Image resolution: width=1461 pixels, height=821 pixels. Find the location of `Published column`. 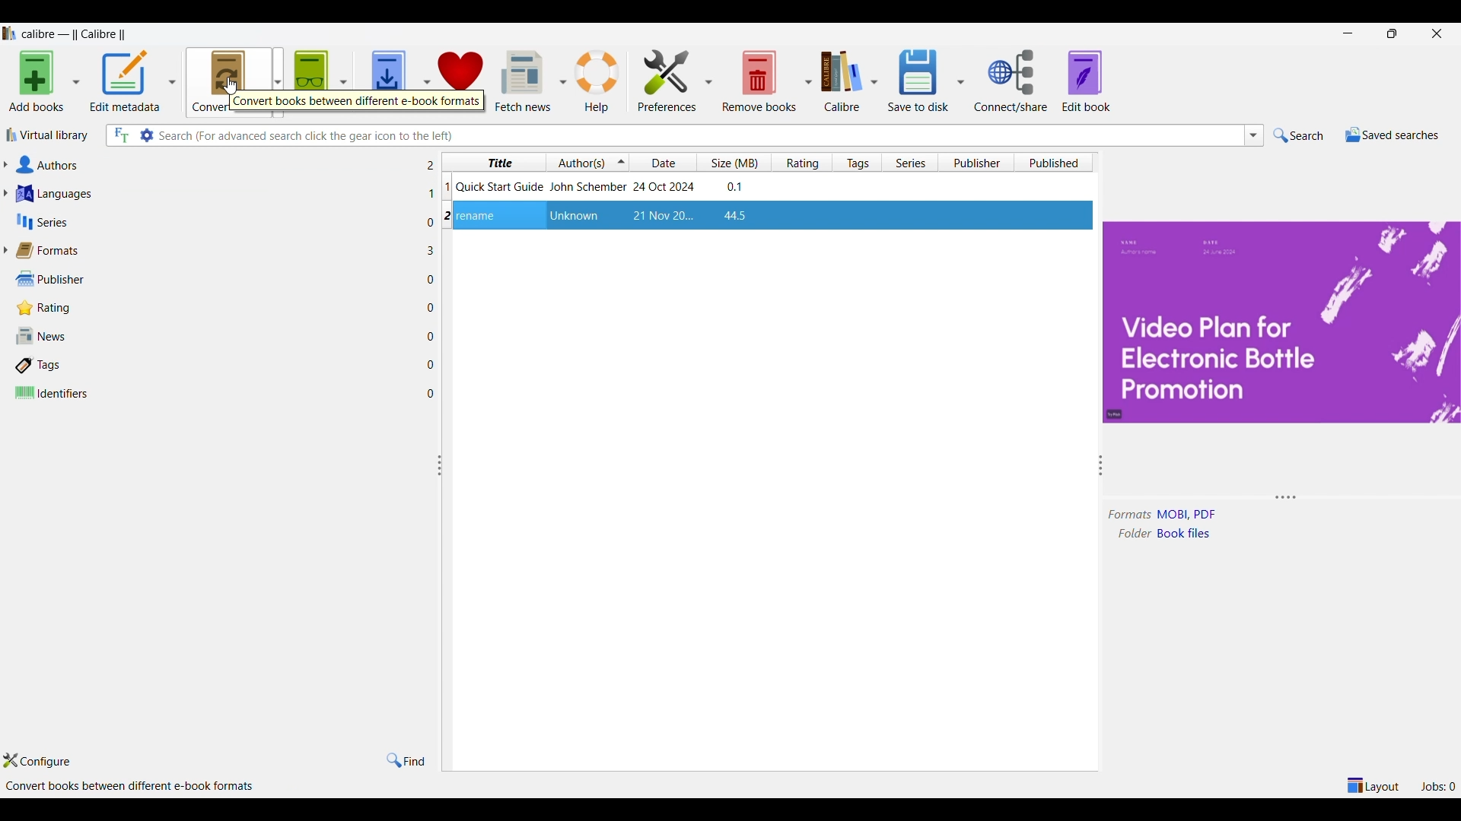

Published column is located at coordinates (1056, 162).